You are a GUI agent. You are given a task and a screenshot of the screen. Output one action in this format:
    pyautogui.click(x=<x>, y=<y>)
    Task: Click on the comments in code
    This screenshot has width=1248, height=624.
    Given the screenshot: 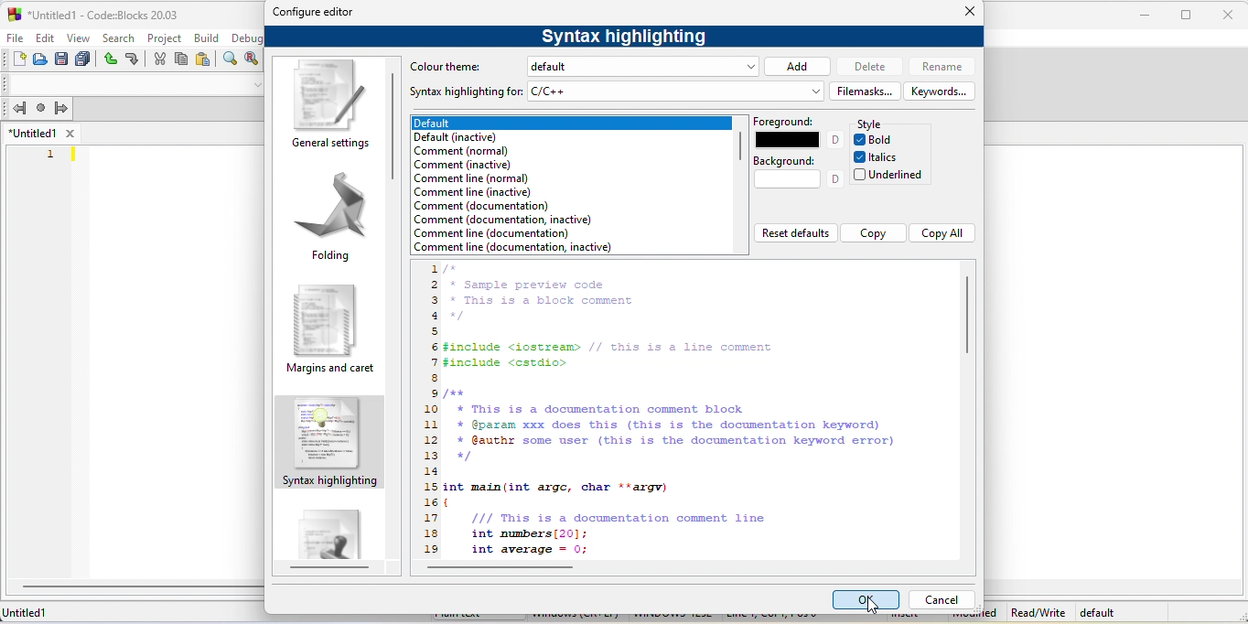 What is the action you would take?
    pyautogui.click(x=539, y=294)
    